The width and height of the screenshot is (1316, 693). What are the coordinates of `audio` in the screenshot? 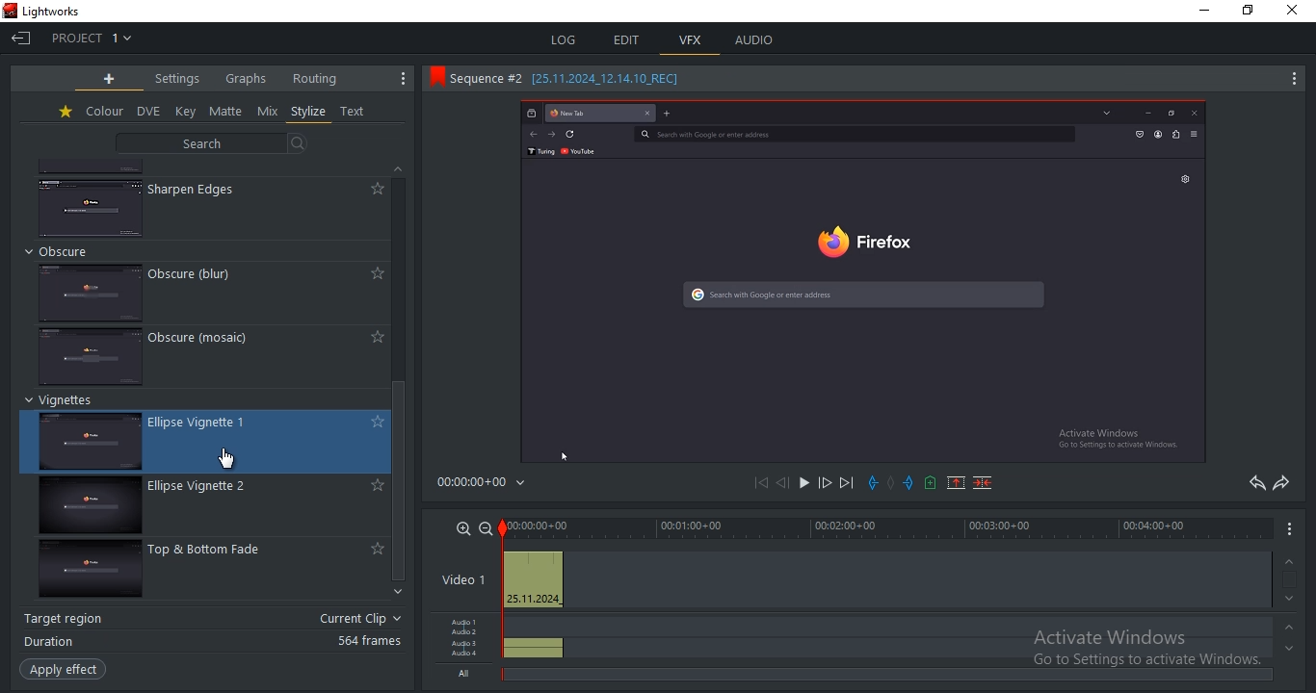 It's located at (753, 38).